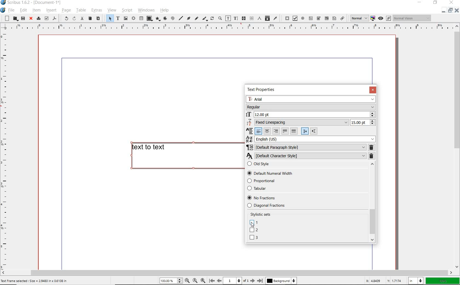  What do you see at coordinates (126, 18) in the screenshot?
I see `image frame` at bounding box center [126, 18].